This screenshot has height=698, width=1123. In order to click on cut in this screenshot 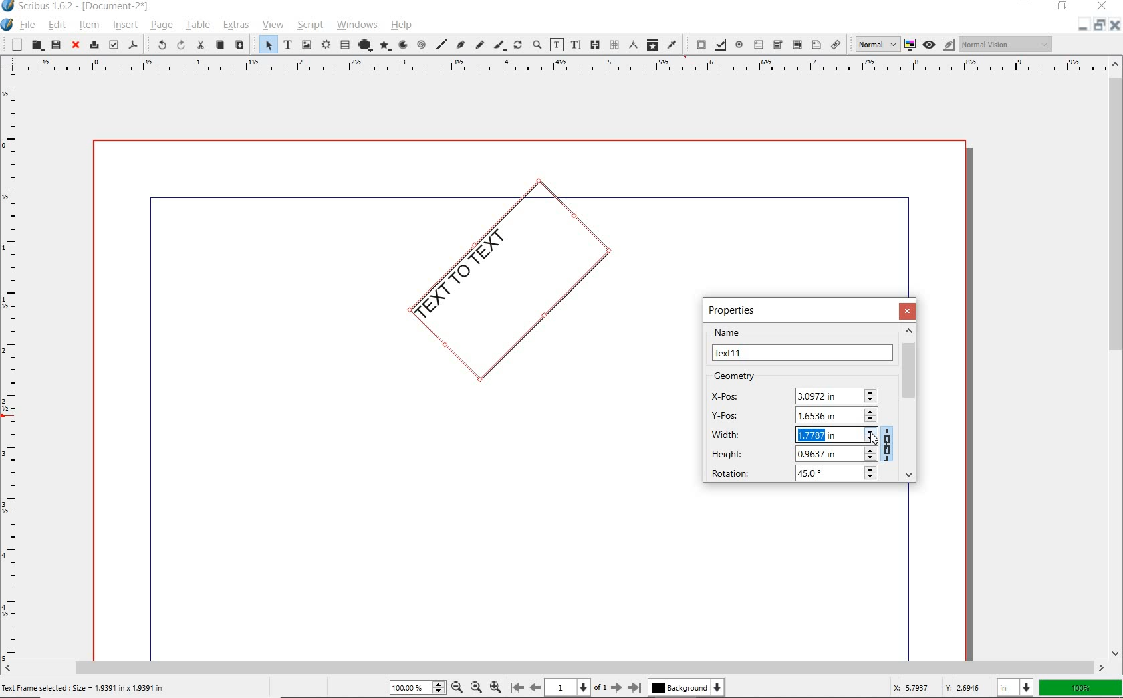, I will do `click(199, 45)`.